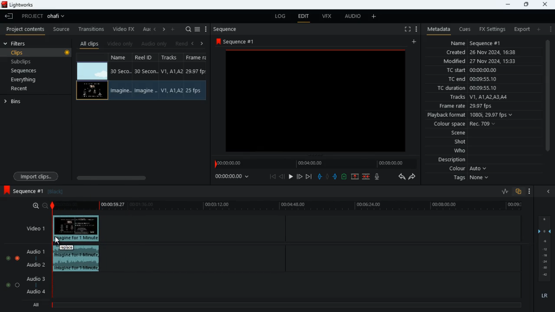  I want to click on reel id, so click(145, 58).